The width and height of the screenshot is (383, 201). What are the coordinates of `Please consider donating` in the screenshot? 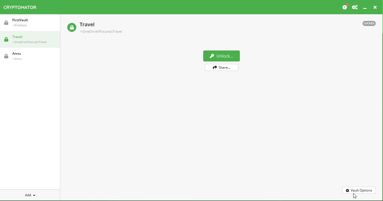 It's located at (345, 6).